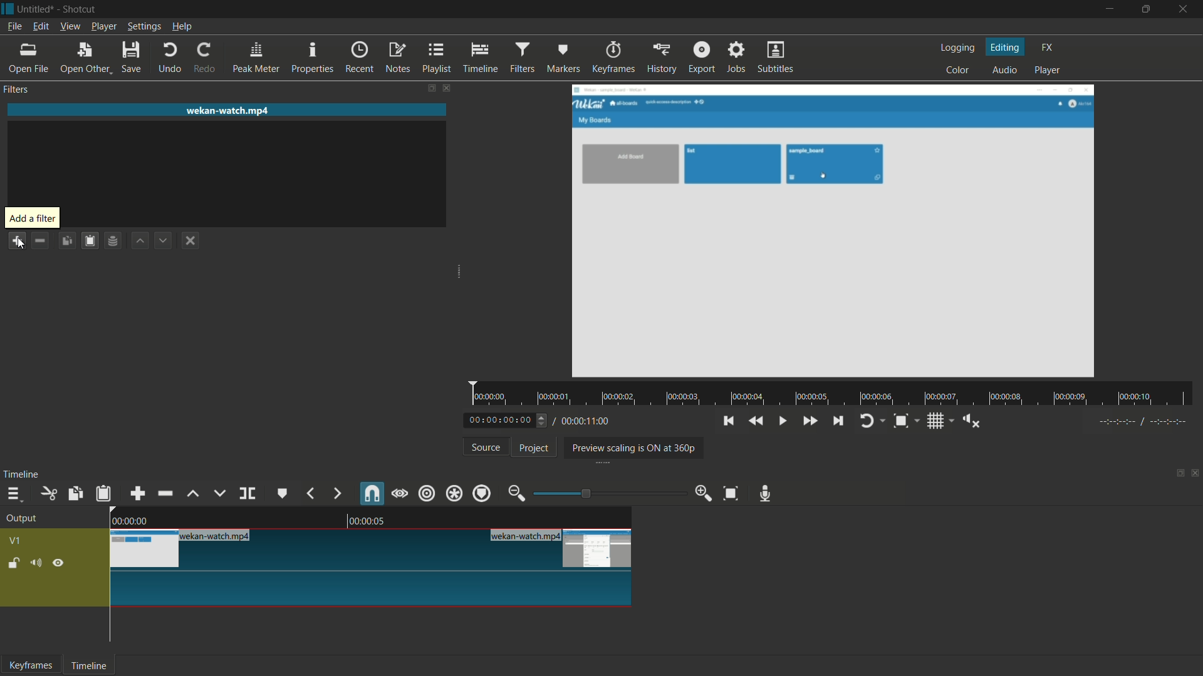 Image resolution: width=1203 pixels, height=676 pixels. I want to click on zoom in, so click(702, 493).